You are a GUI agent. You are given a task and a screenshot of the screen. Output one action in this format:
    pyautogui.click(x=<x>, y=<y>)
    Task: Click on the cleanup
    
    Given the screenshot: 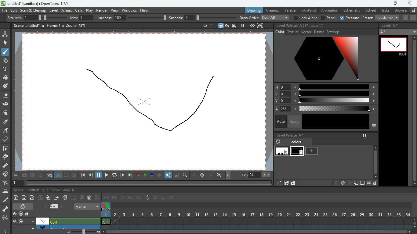 What is the action you would take?
    pyautogui.click(x=273, y=10)
    